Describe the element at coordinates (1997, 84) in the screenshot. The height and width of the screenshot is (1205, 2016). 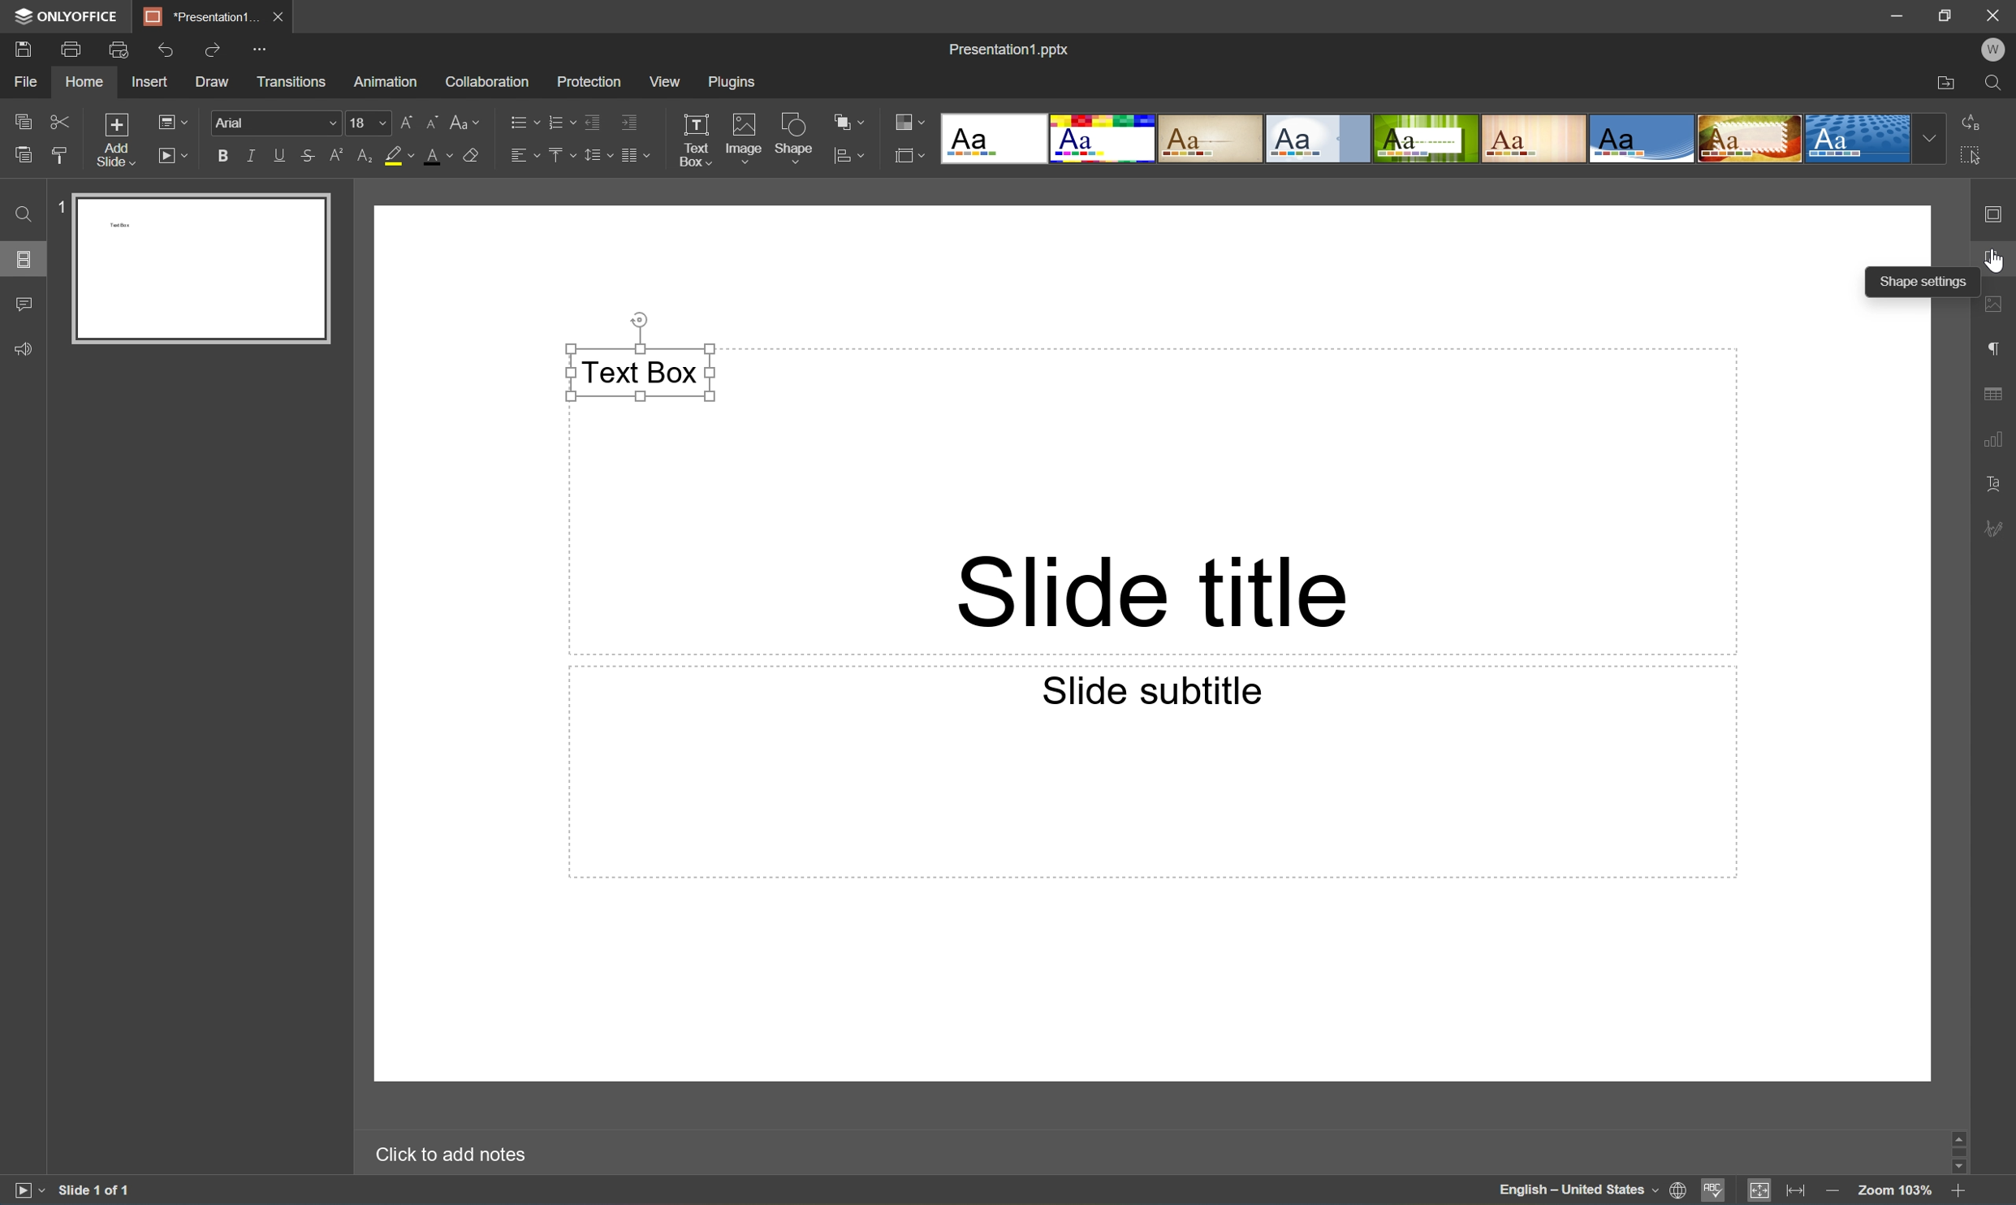
I see `Find` at that location.